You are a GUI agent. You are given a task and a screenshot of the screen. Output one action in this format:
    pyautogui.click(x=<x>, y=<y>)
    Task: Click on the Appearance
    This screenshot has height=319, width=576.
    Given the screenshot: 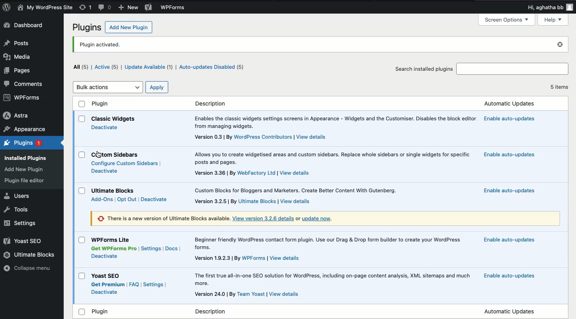 What is the action you would take?
    pyautogui.click(x=25, y=130)
    